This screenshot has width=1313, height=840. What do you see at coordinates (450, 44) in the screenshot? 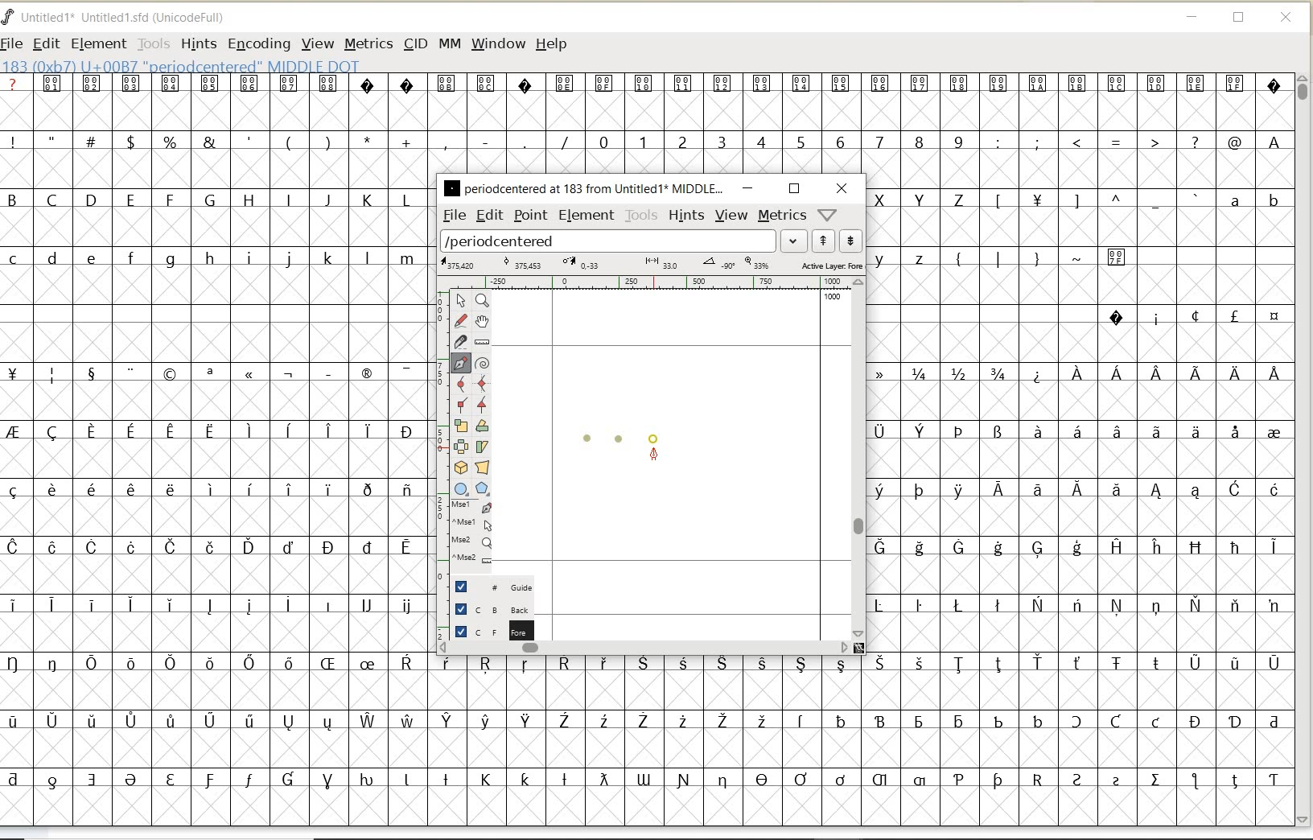
I see `MM` at bounding box center [450, 44].